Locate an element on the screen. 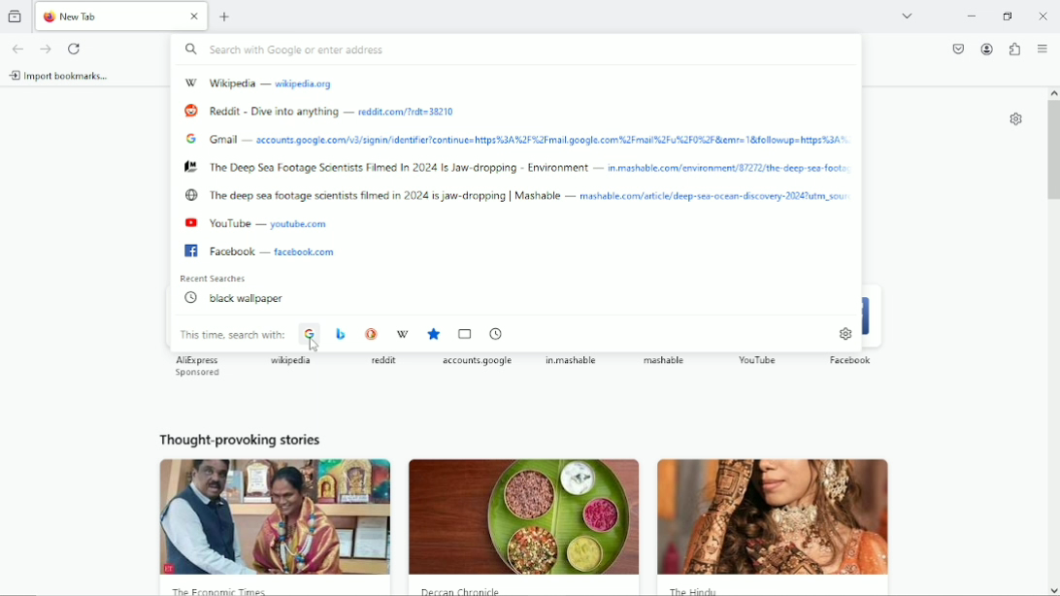  mashable logo is located at coordinates (191, 167).